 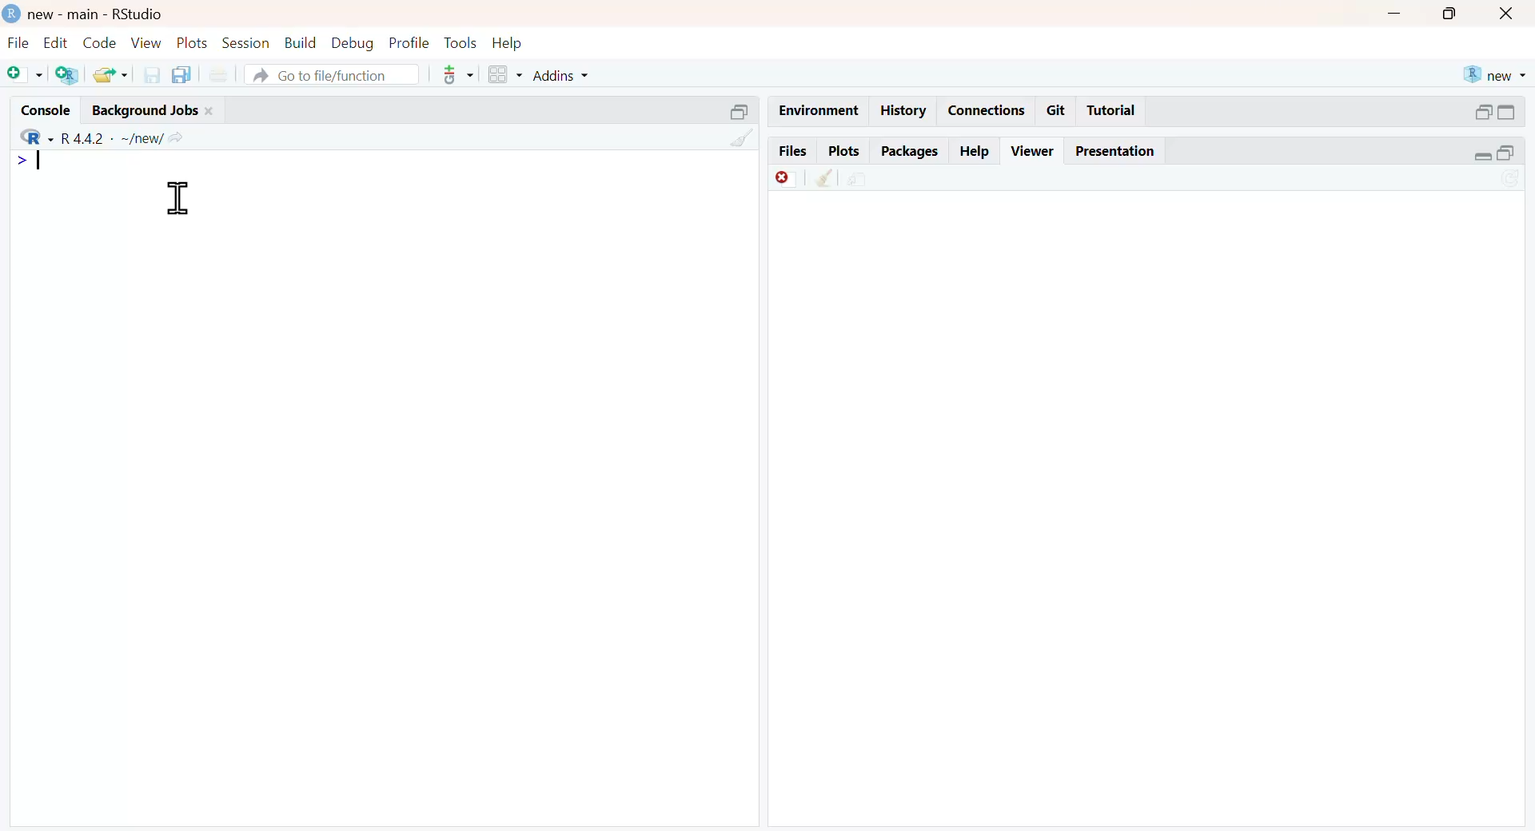 What do you see at coordinates (301, 42) in the screenshot?
I see `build` at bounding box center [301, 42].